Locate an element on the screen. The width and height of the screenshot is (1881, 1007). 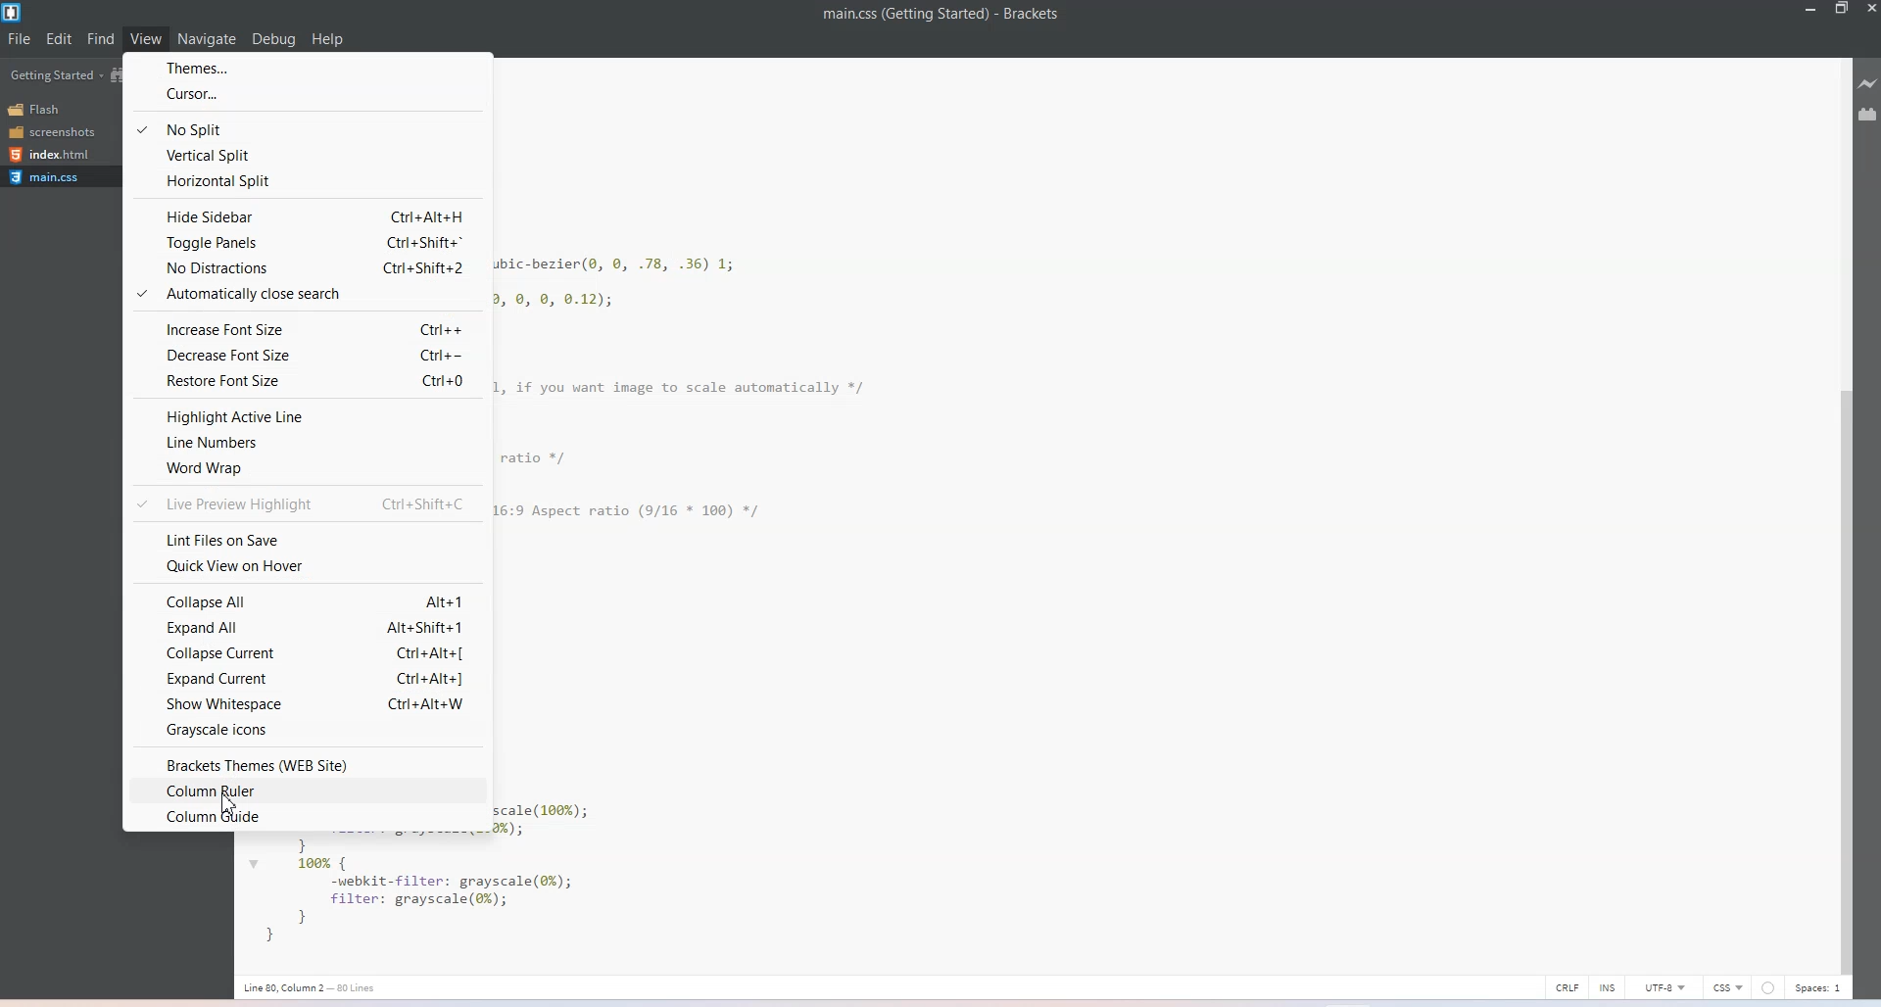
File is located at coordinates (19, 38).